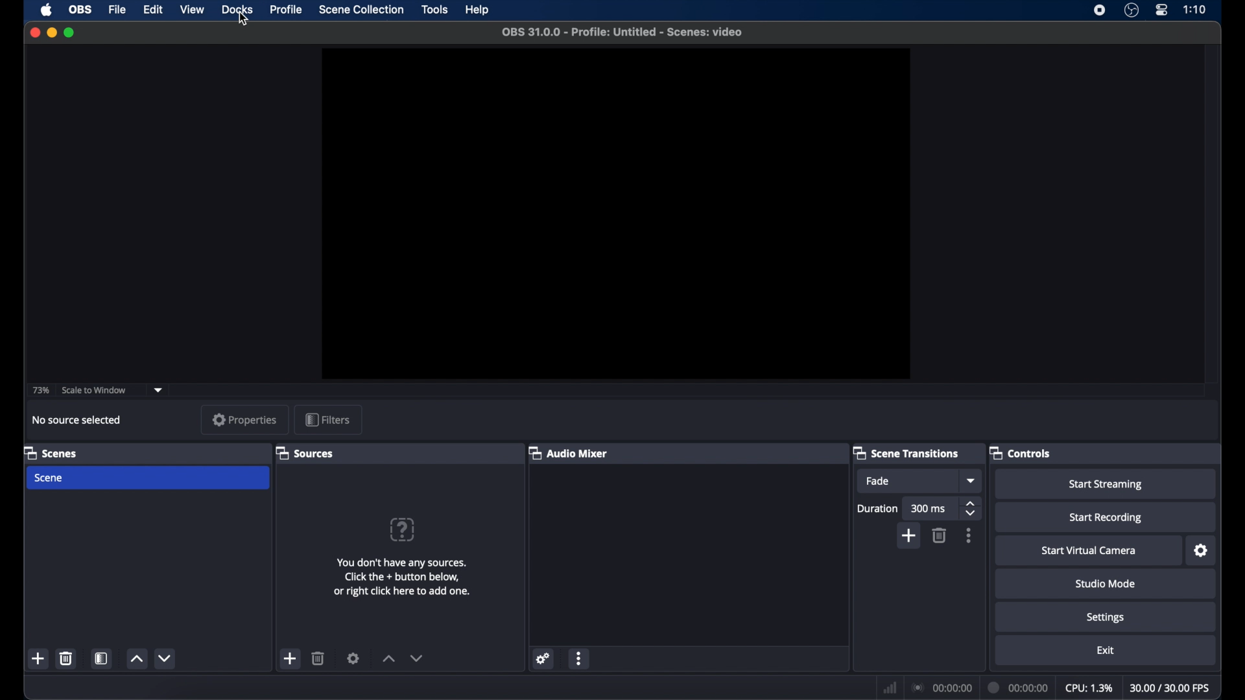 The width and height of the screenshot is (1245, 700). I want to click on settings, so click(353, 658).